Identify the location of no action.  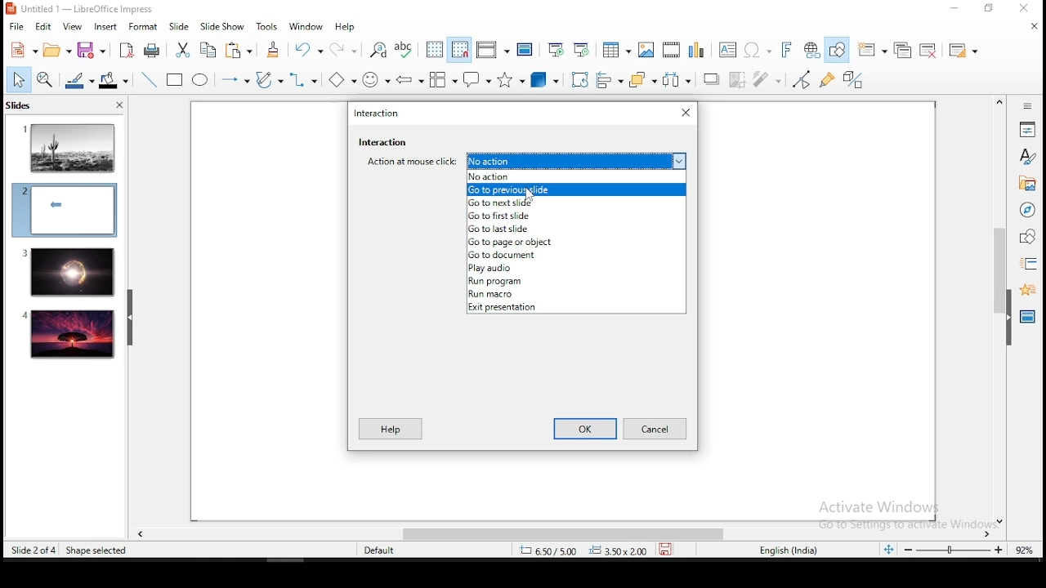
(575, 176).